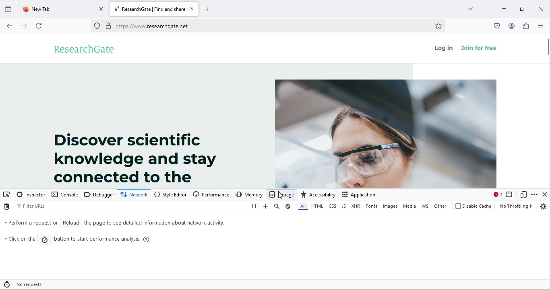 The width and height of the screenshot is (550, 290). Describe the element at coordinates (372, 206) in the screenshot. I see `fonts` at that location.